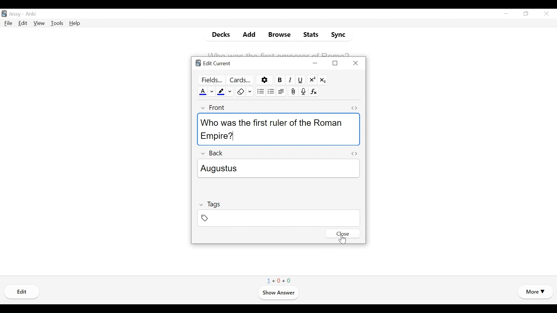  Describe the element at coordinates (310, 35) in the screenshot. I see `Stats` at that location.